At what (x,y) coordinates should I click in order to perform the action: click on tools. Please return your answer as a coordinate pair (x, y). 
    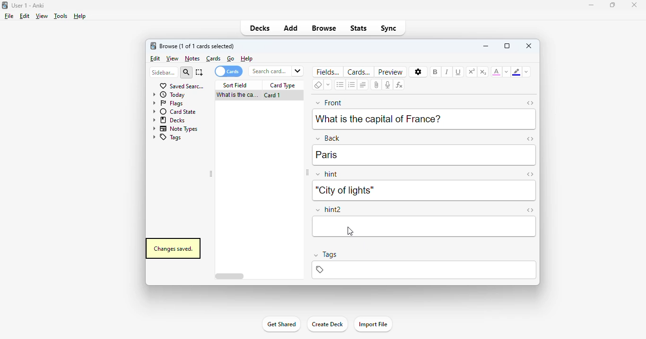
    Looking at the image, I should click on (61, 16).